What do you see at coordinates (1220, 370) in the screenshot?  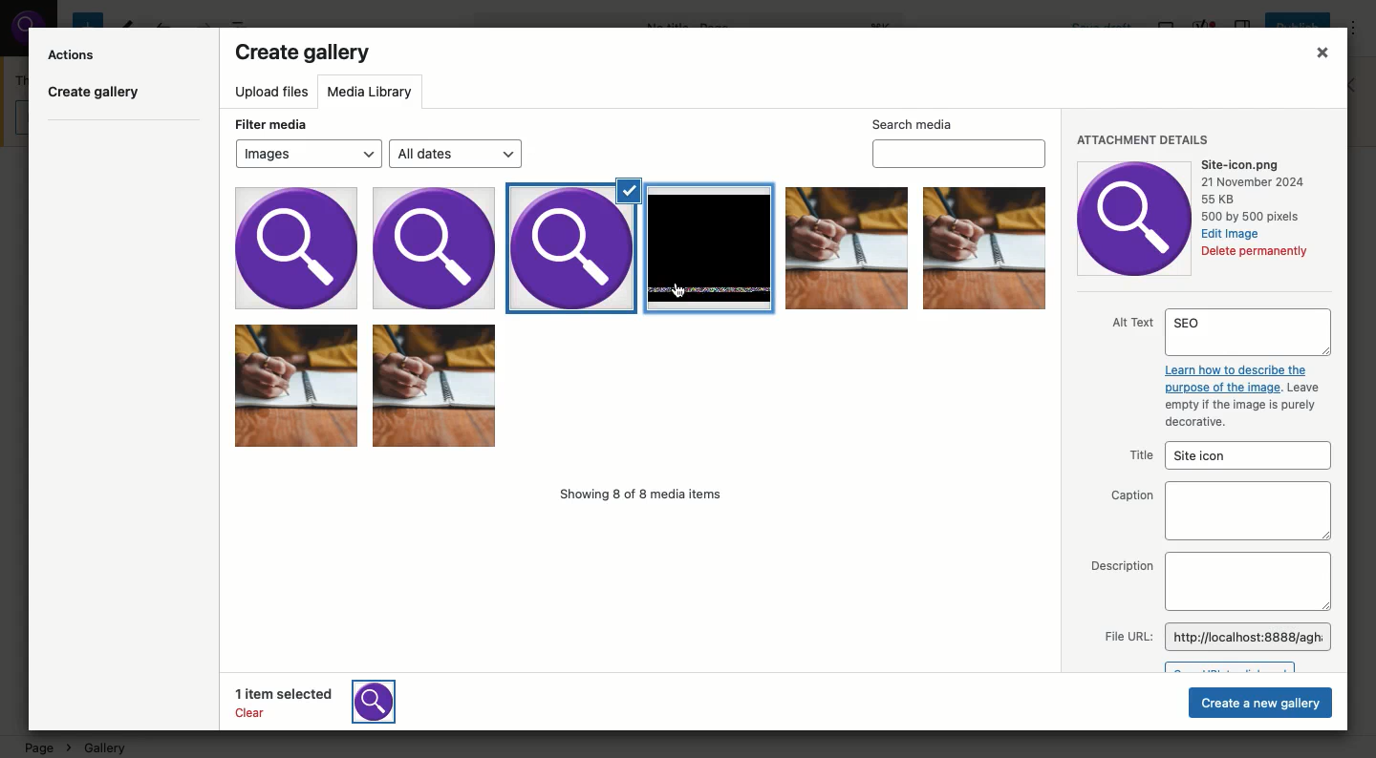 I see `Alt text` at bounding box center [1220, 370].